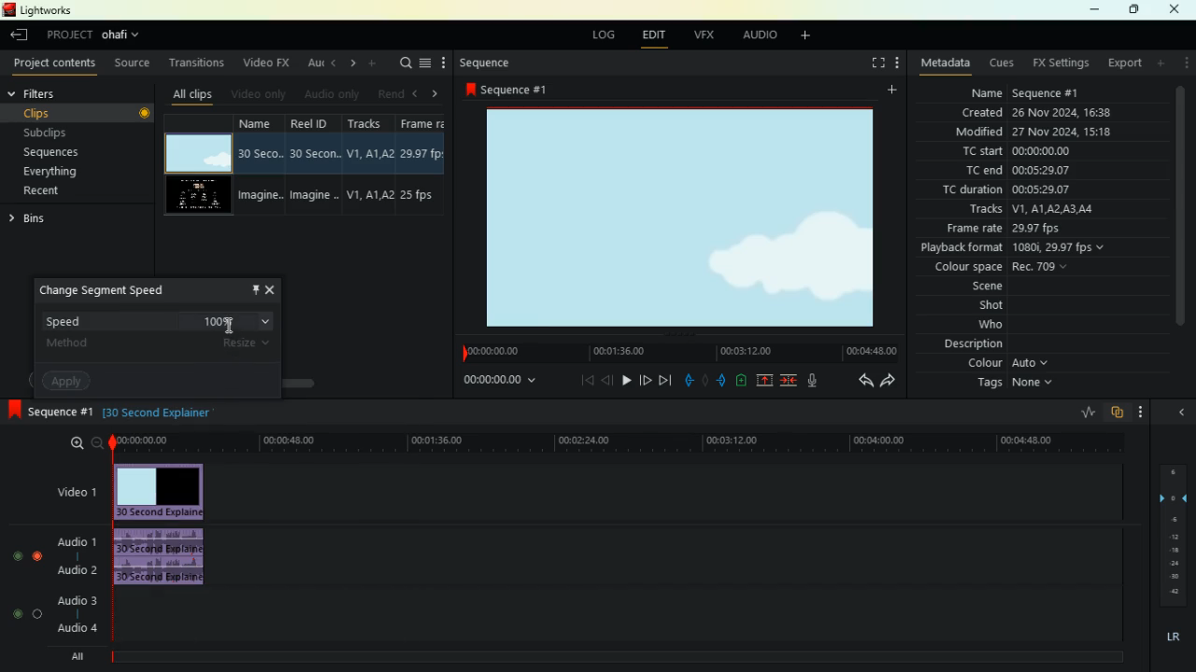 This screenshot has height=672, width=1196. Describe the element at coordinates (47, 409) in the screenshot. I see `sequence` at that location.